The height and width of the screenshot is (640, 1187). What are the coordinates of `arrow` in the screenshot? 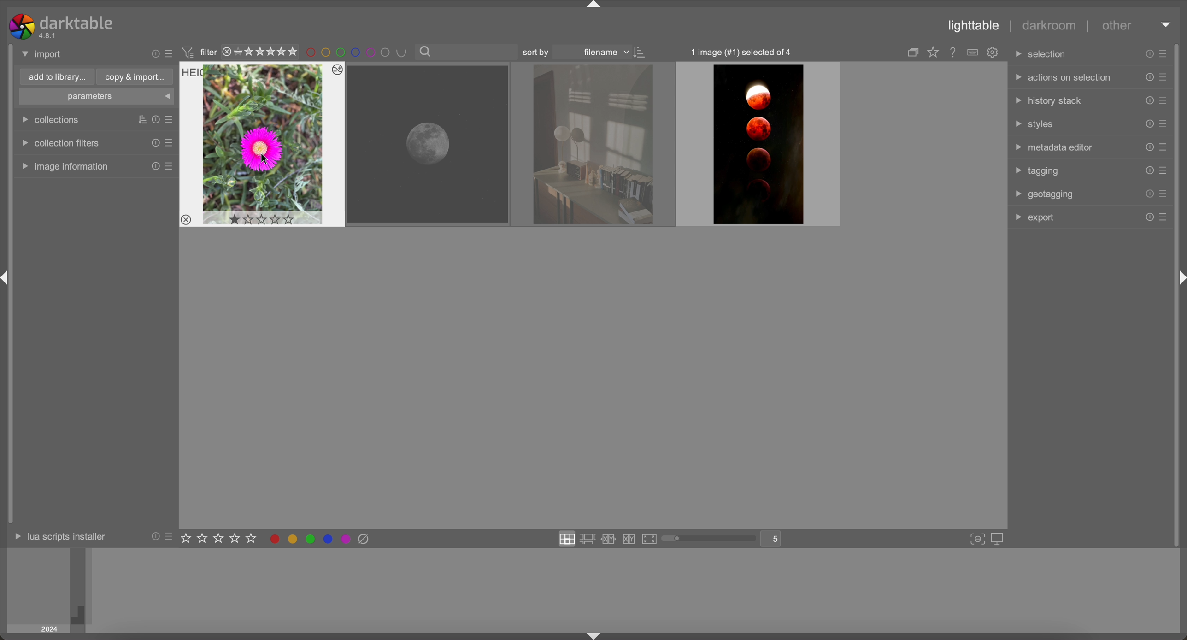 It's located at (594, 6).